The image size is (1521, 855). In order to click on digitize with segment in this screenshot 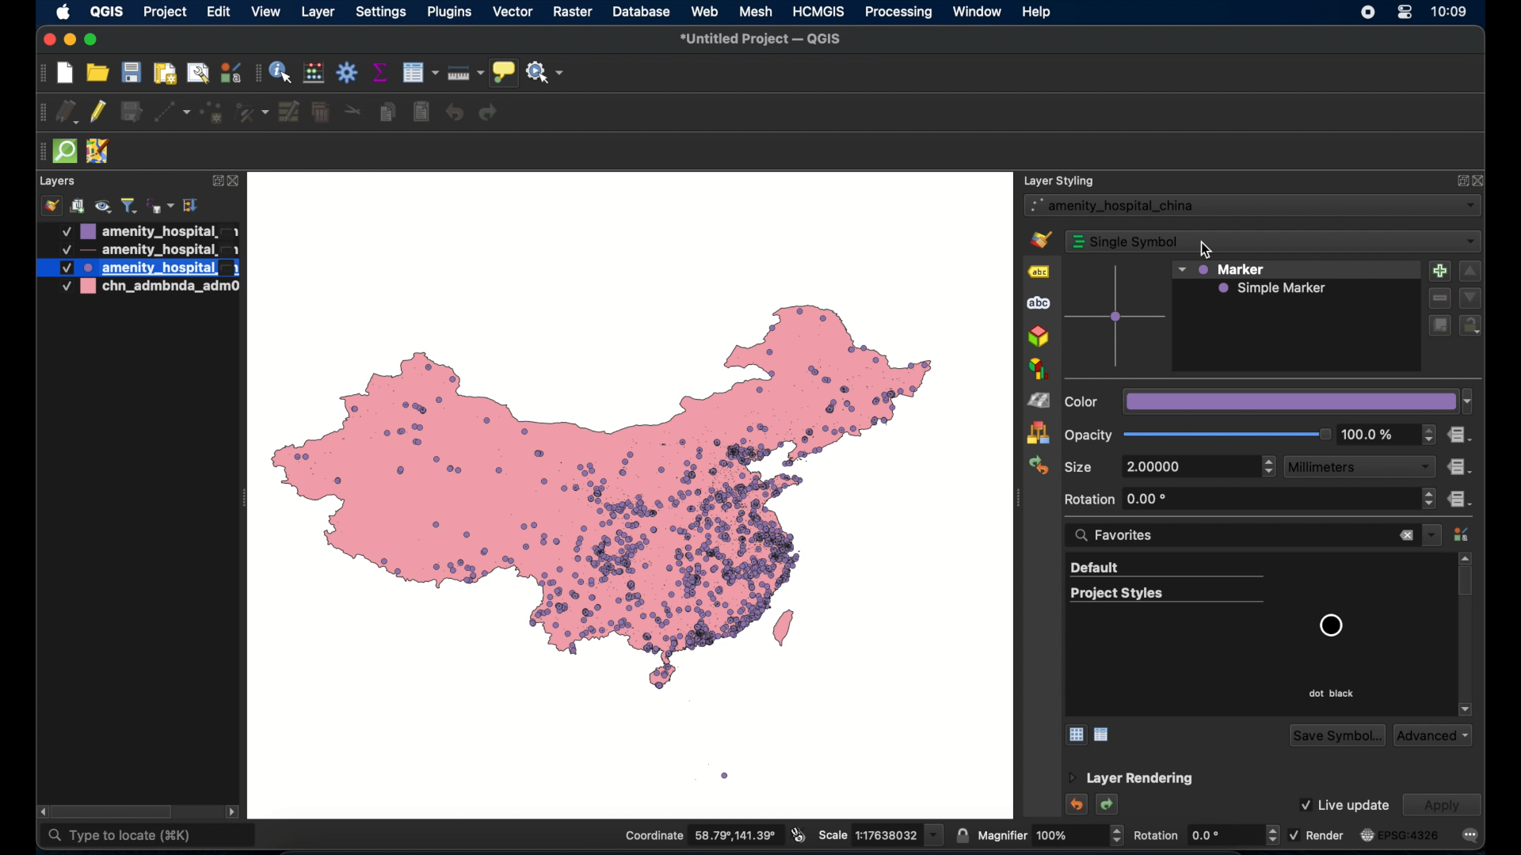, I will do `click(172, 114)`.